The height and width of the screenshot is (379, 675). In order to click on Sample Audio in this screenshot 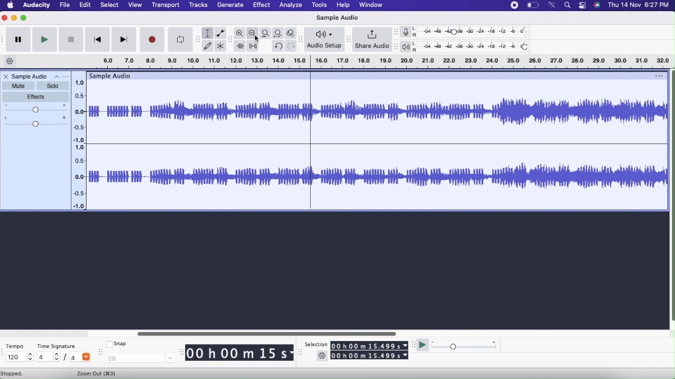, I will do `click(30, 76)`.